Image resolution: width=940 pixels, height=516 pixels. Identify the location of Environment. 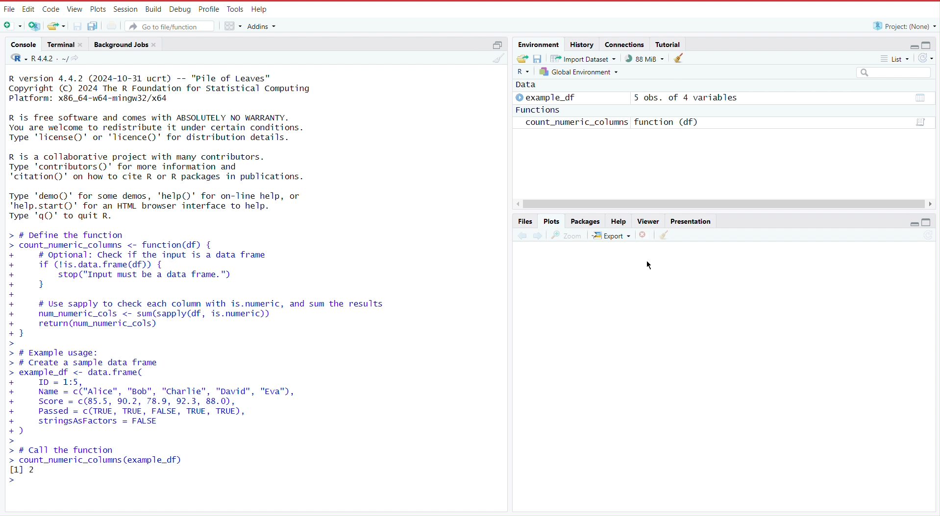
(540, 45).